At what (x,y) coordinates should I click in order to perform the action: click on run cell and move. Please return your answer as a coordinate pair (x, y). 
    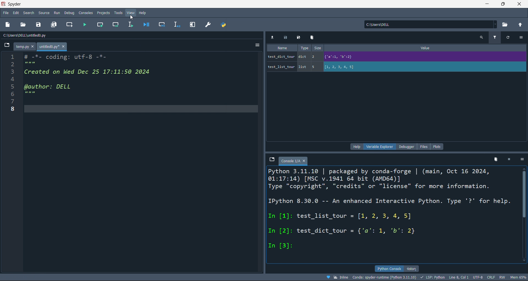
    Looking at the image, I should click on (116, 25).